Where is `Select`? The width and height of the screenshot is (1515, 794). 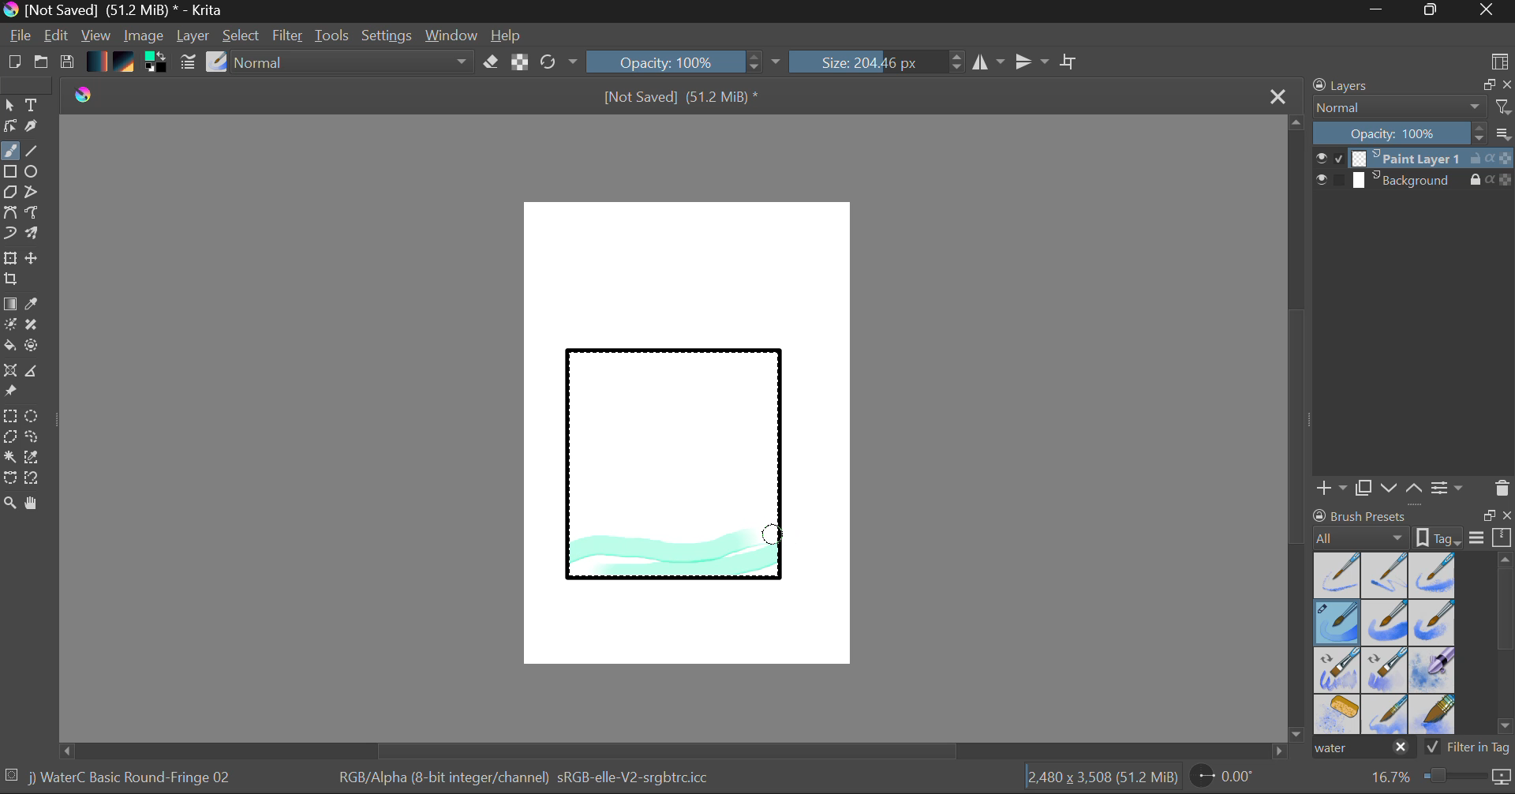 Select is located at coordinates (242, 36).